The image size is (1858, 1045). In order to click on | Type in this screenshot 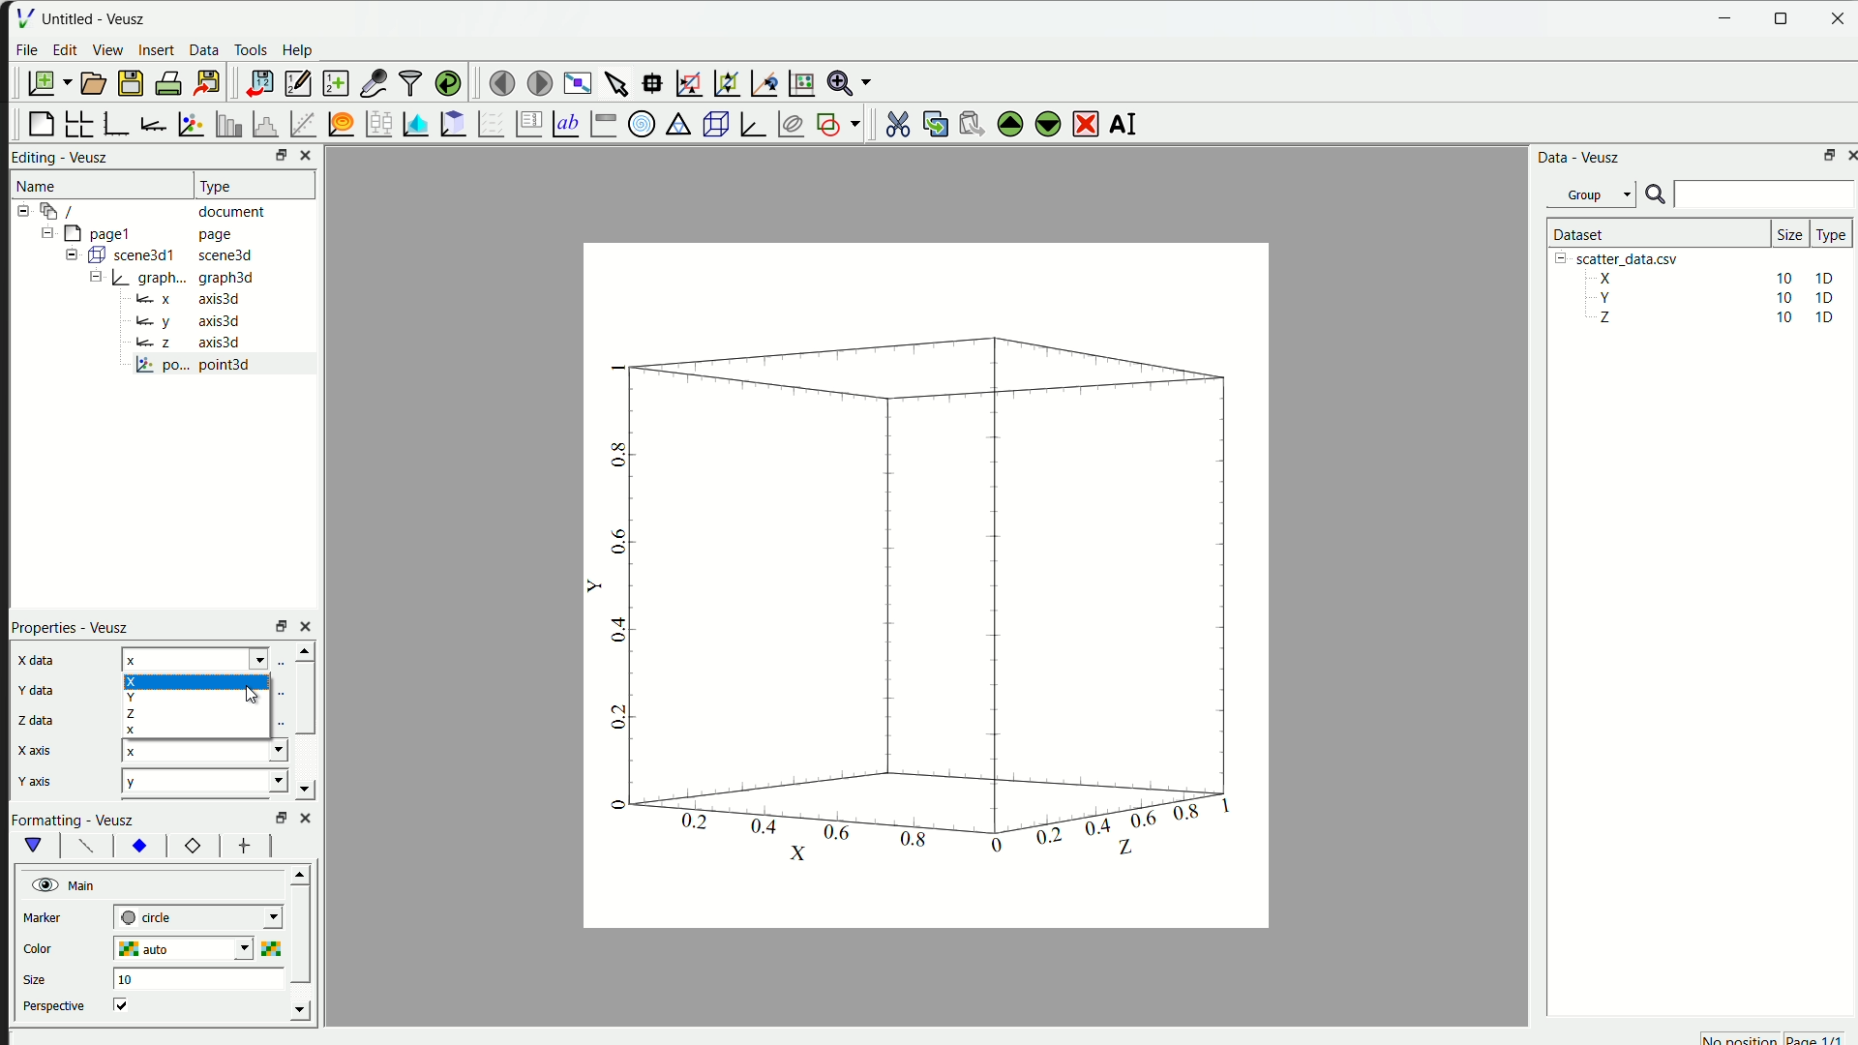, I will do `click(1828, 234)`.